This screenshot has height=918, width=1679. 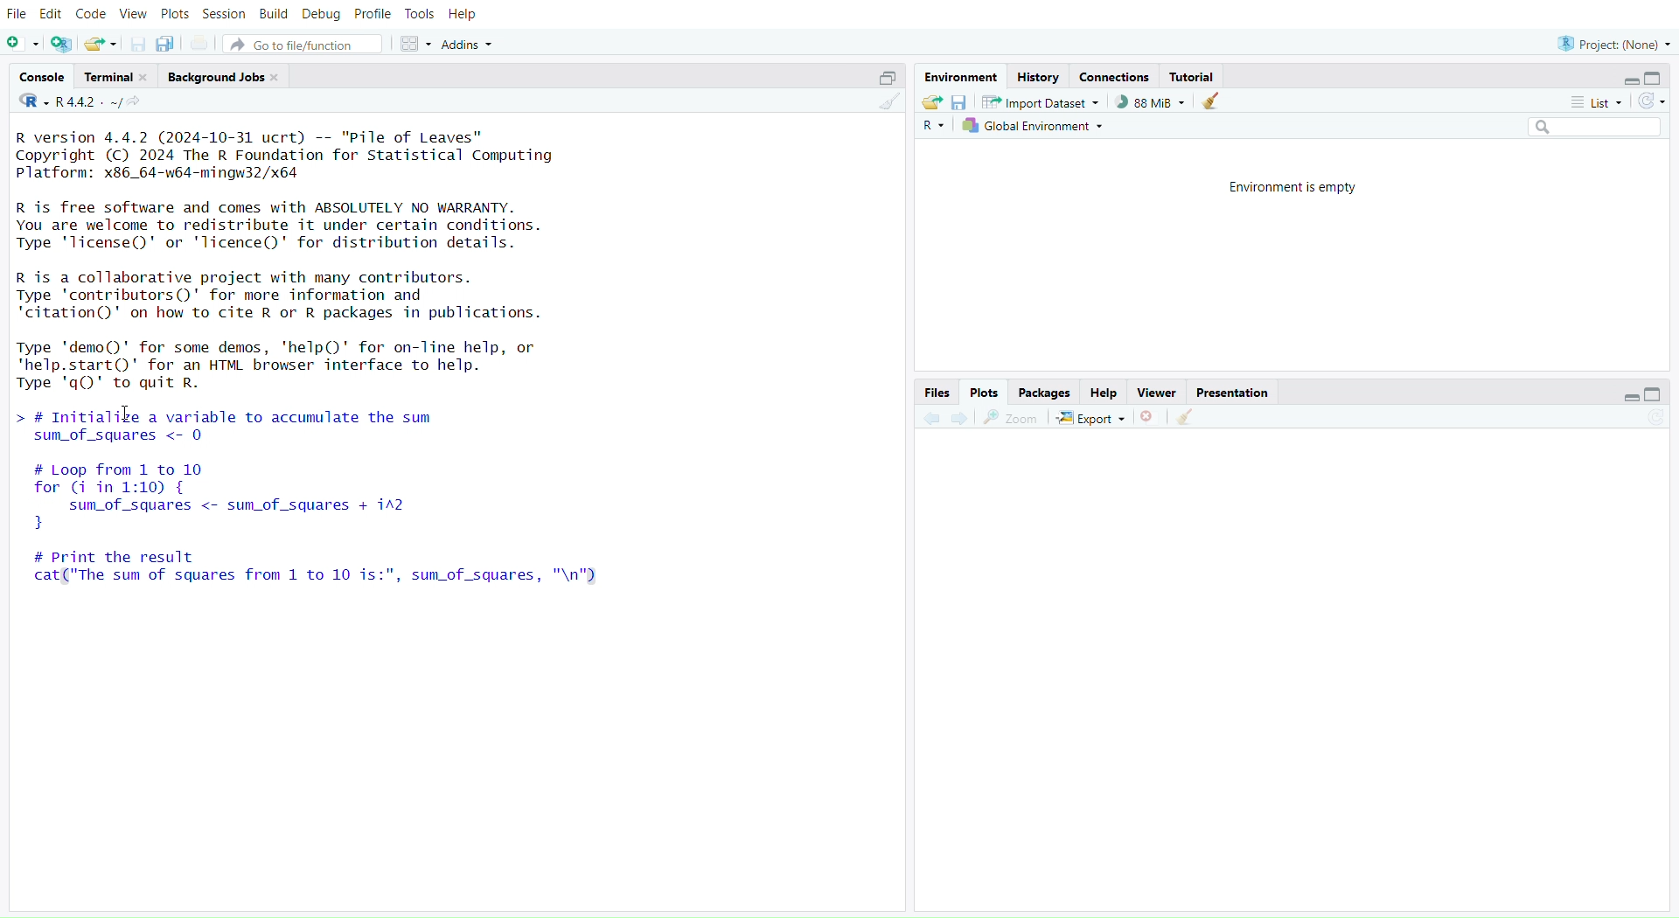 What do you see at coordinates (103, 45) in the screenshot?
I see `open an existing file` at bounding box center [103, 45].